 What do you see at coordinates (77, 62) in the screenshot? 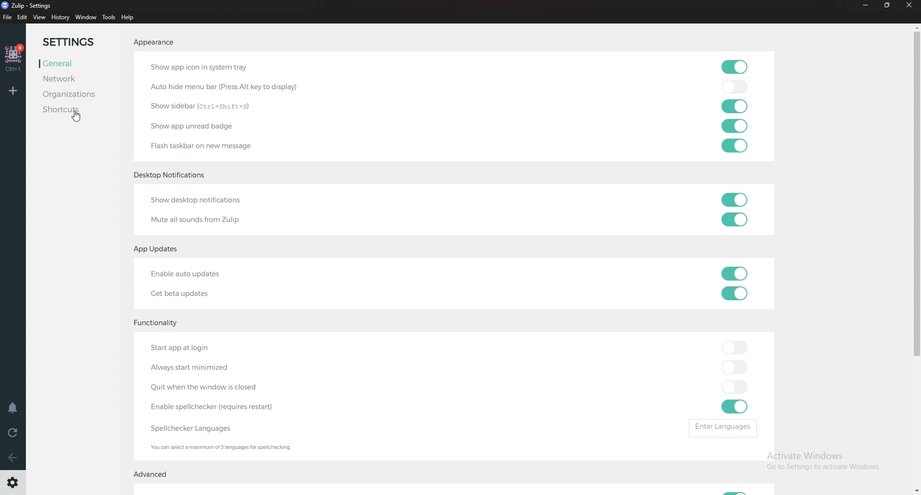
I see `General` at bounding box center [77, 62].